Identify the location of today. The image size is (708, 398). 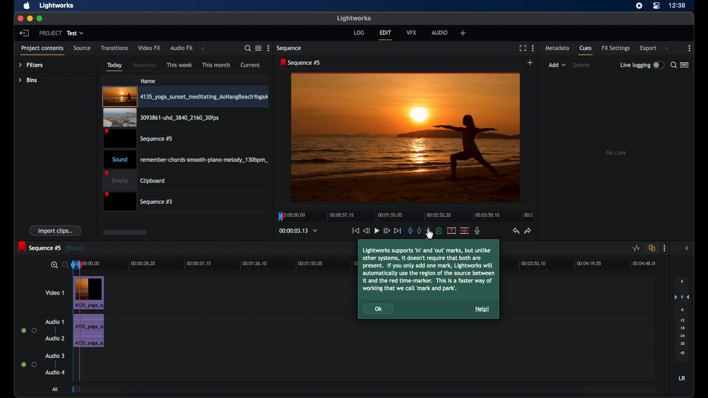
(115, 67).